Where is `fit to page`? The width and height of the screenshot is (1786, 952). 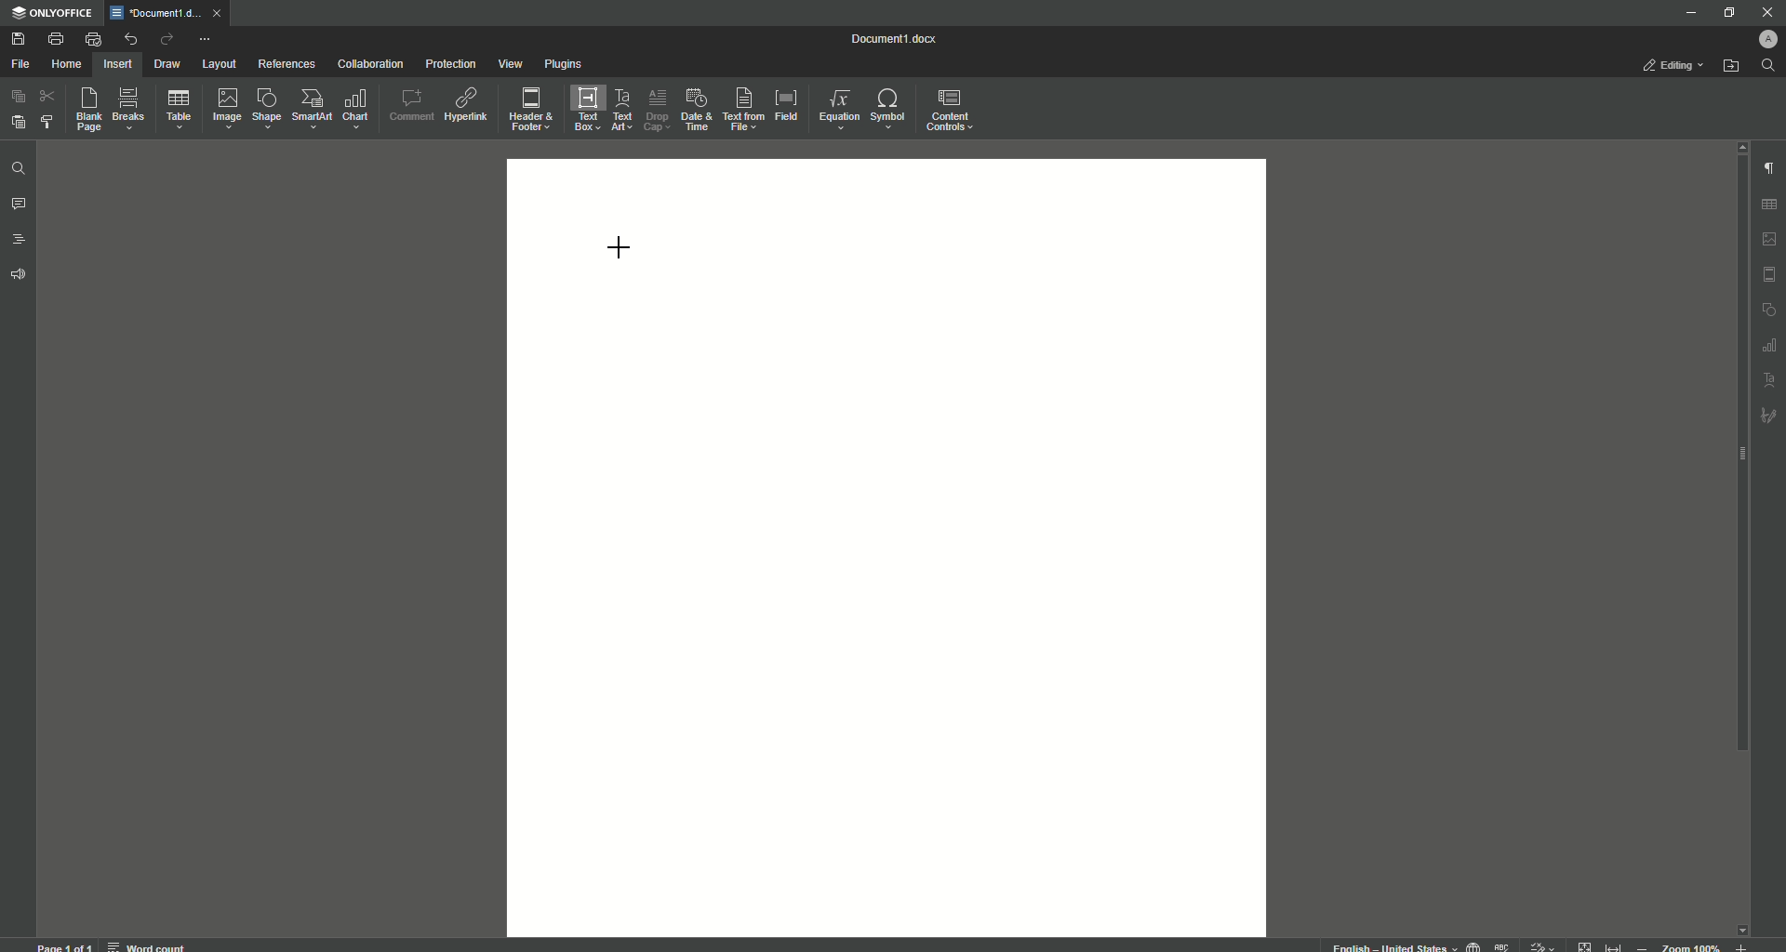
fit to page is located at coordinates (1586, 945).